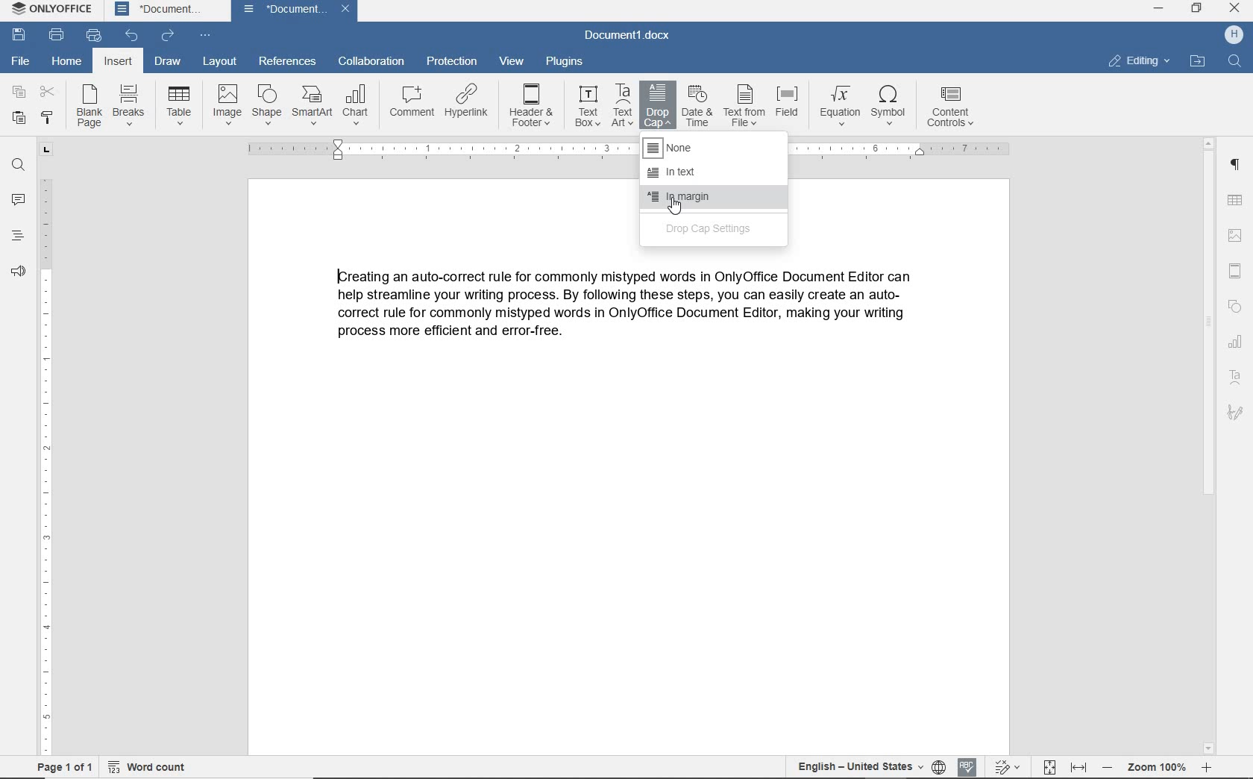 The height and width of the screenshot is (779, 1253). I want to click on chart, so click(1237, 342).